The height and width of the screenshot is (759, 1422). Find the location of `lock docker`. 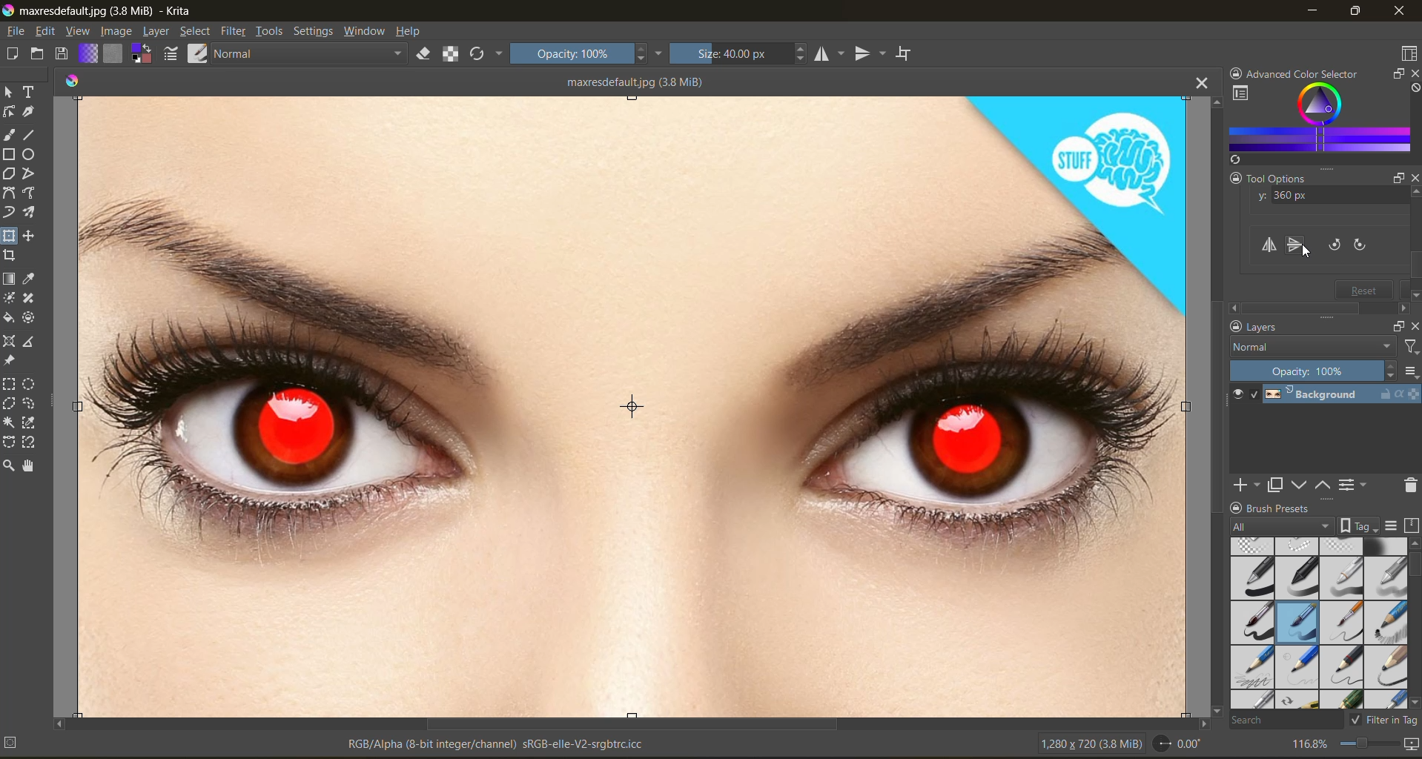

lock docker is located at coordinates (1237, 326).